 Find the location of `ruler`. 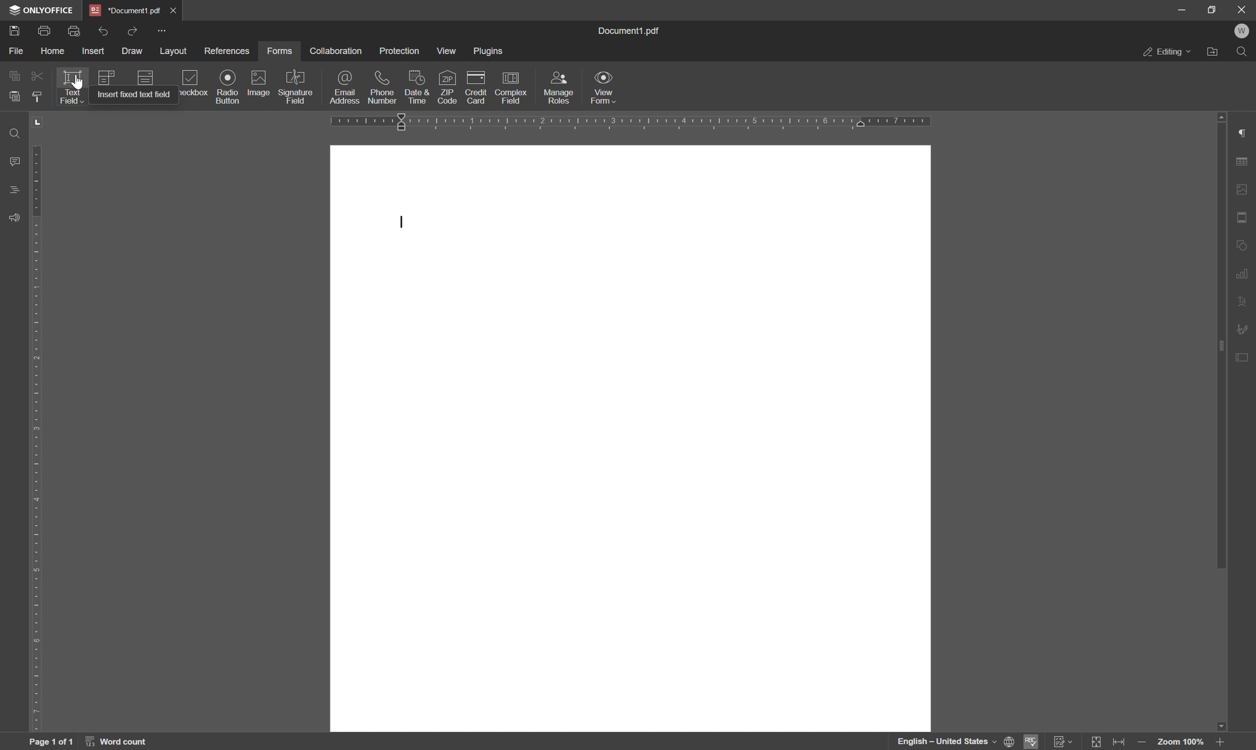

ruler is located at coordinates (36, 437).